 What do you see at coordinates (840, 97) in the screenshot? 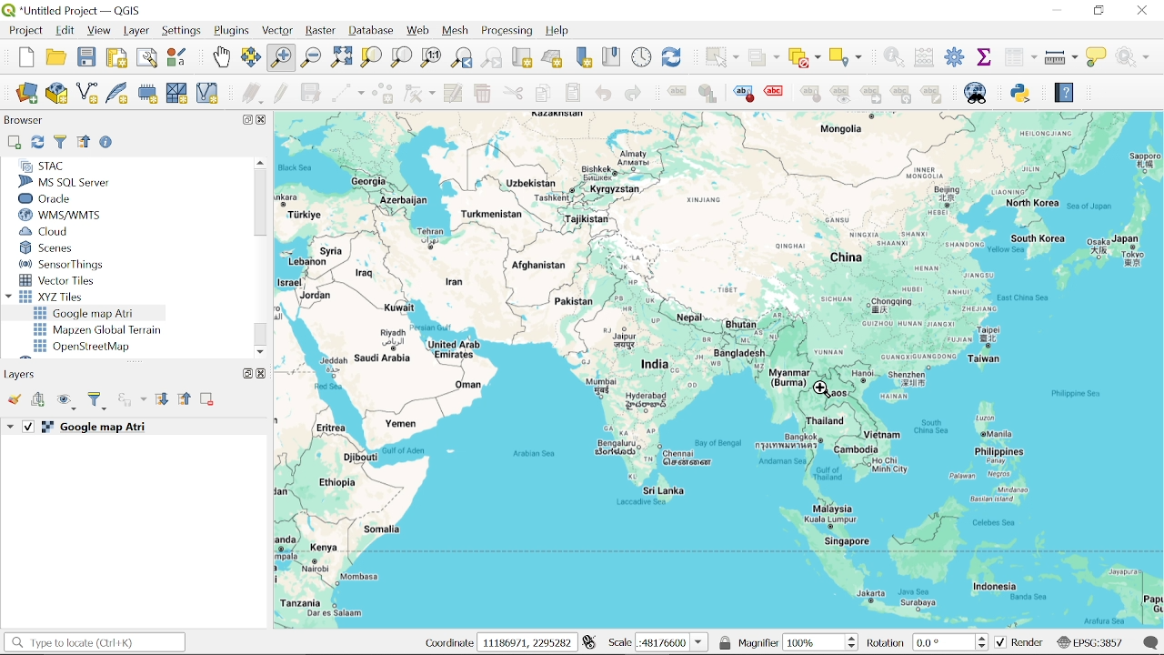
I see `Show/hide label and diagrams` at bounding box center [840, 97].